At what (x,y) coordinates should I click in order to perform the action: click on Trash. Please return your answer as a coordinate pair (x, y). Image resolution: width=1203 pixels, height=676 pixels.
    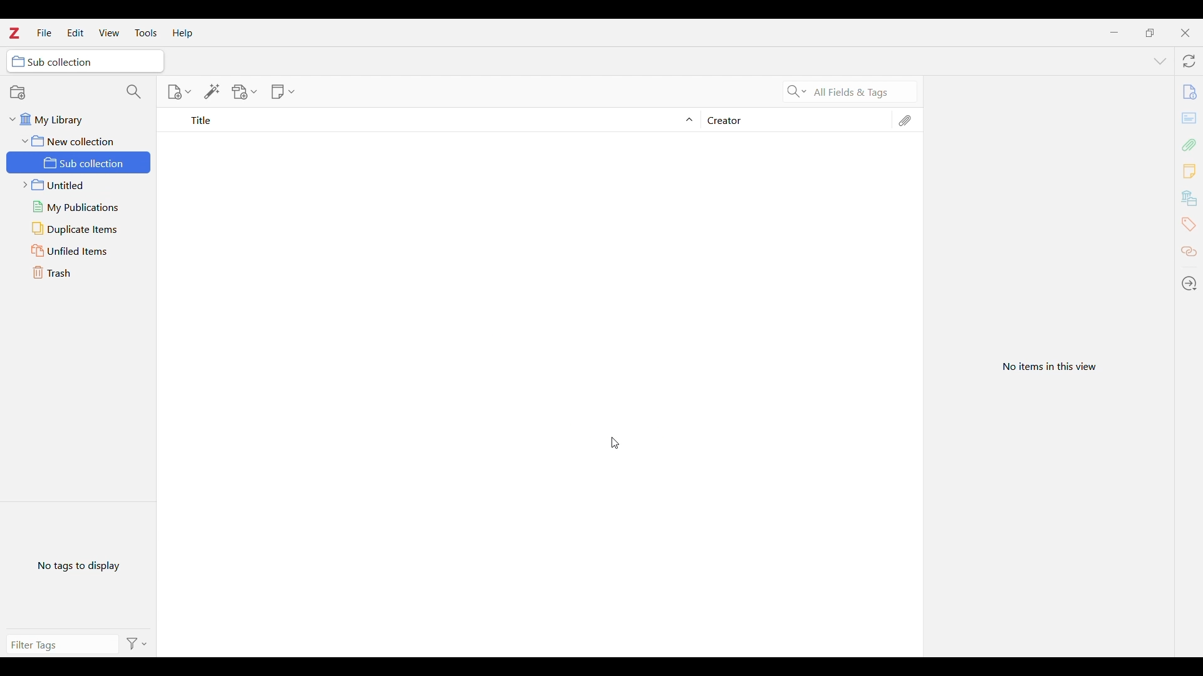
    Looking at the image, I should click on (76, 274).